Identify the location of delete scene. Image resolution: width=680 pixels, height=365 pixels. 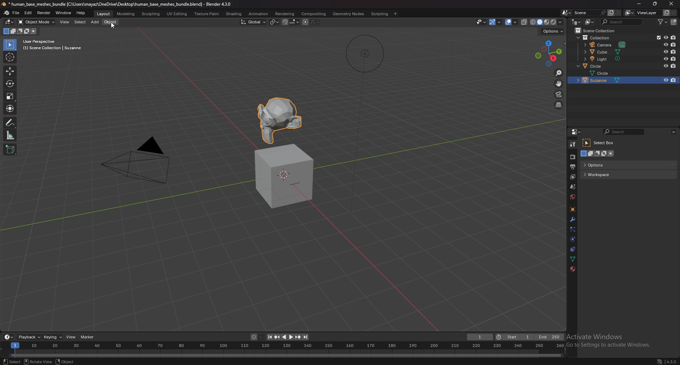
(619, 13).